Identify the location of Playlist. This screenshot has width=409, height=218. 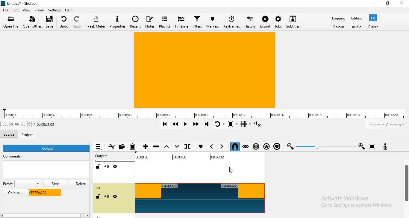
(164, 22).